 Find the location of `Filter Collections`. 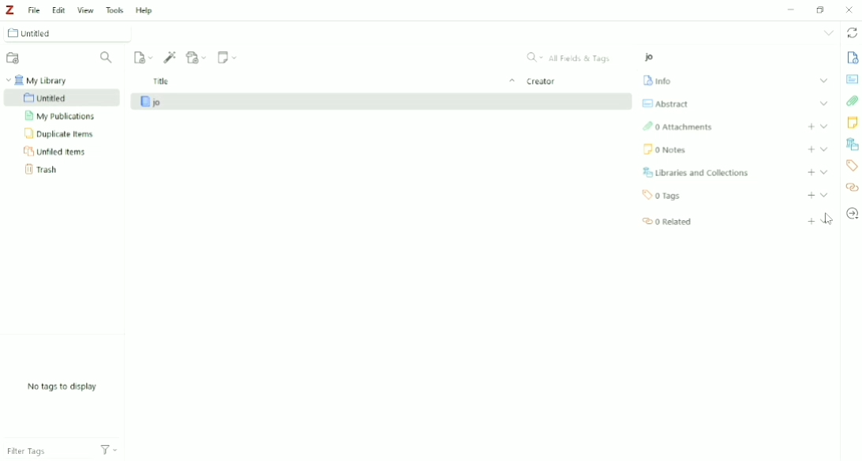

Filter Collections is located at coordinates (108, 57).